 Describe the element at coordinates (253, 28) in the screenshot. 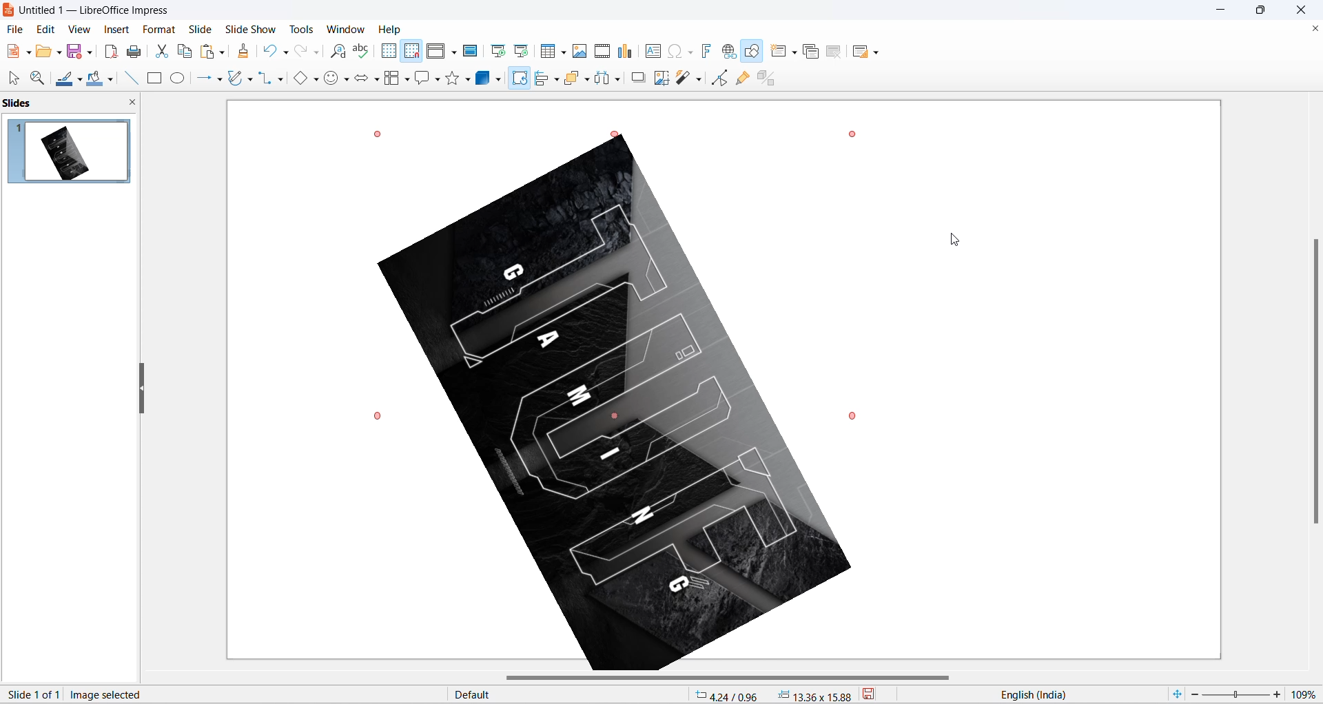

I see `slide show` at that location.